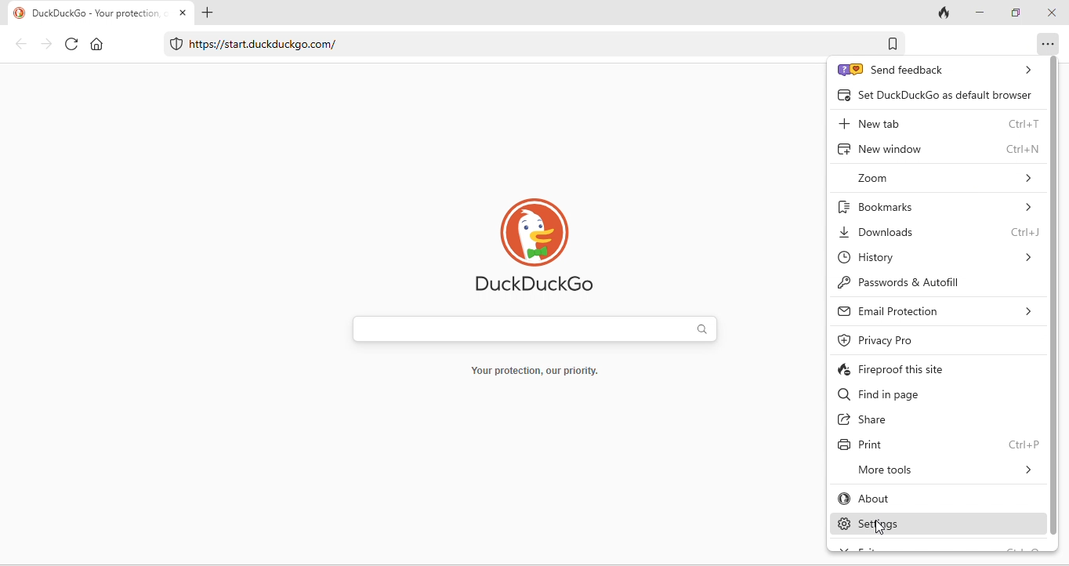 The image size is (1069, 566). What do you see at coordinates (936, 256) in the screenshot?
I see `history` at bounding box center [936, 256].